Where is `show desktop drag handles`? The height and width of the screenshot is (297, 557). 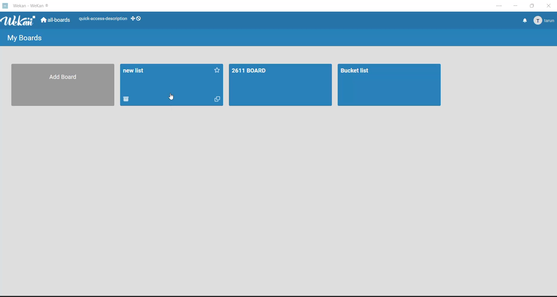
show desktop drag handles is located at coordinates (137, 19).